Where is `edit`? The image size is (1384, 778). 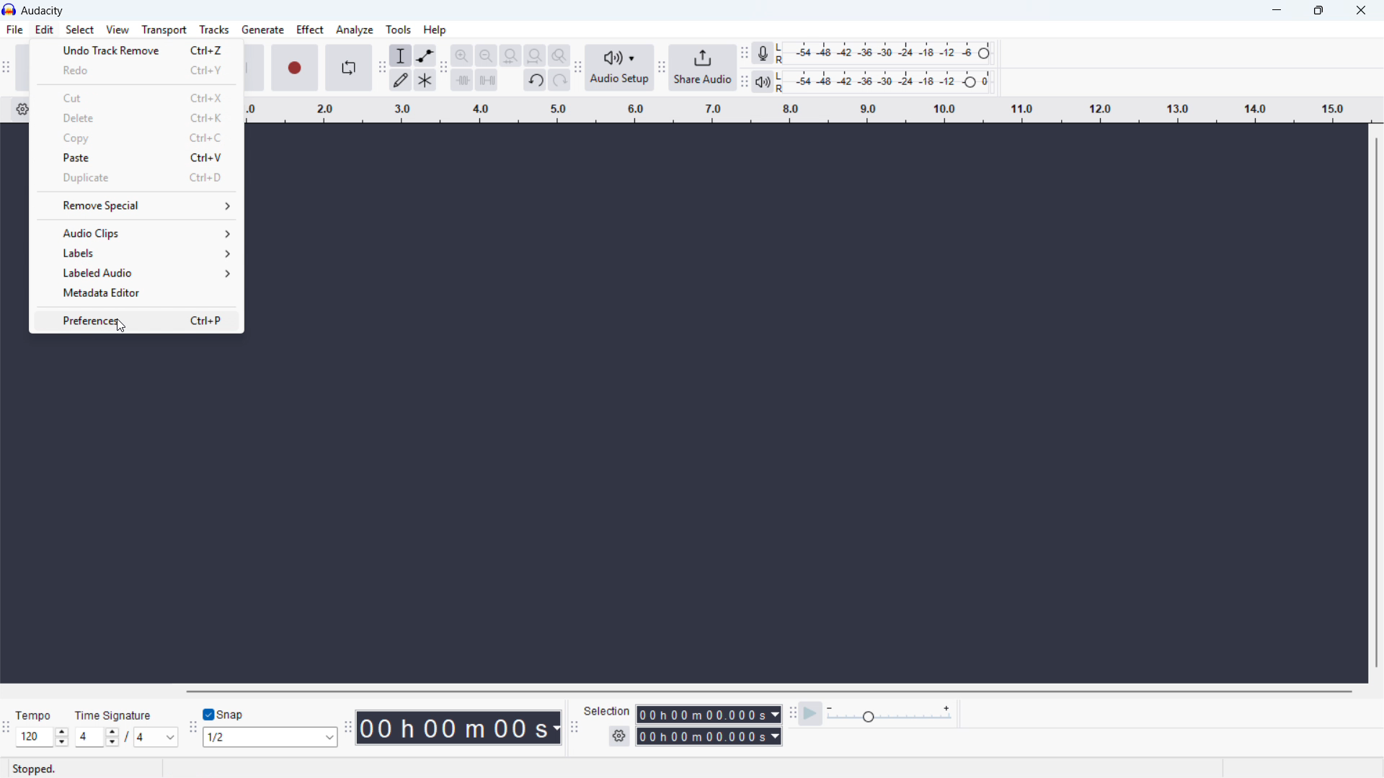
edit is located at coordinates (45, 30).